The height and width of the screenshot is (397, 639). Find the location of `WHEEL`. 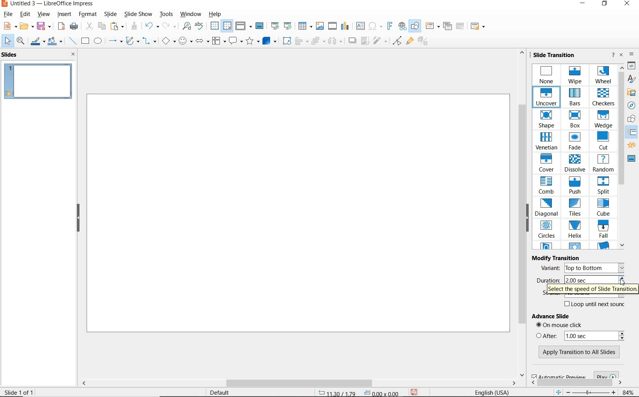

WHEEL is located at coordinates (604, 75).